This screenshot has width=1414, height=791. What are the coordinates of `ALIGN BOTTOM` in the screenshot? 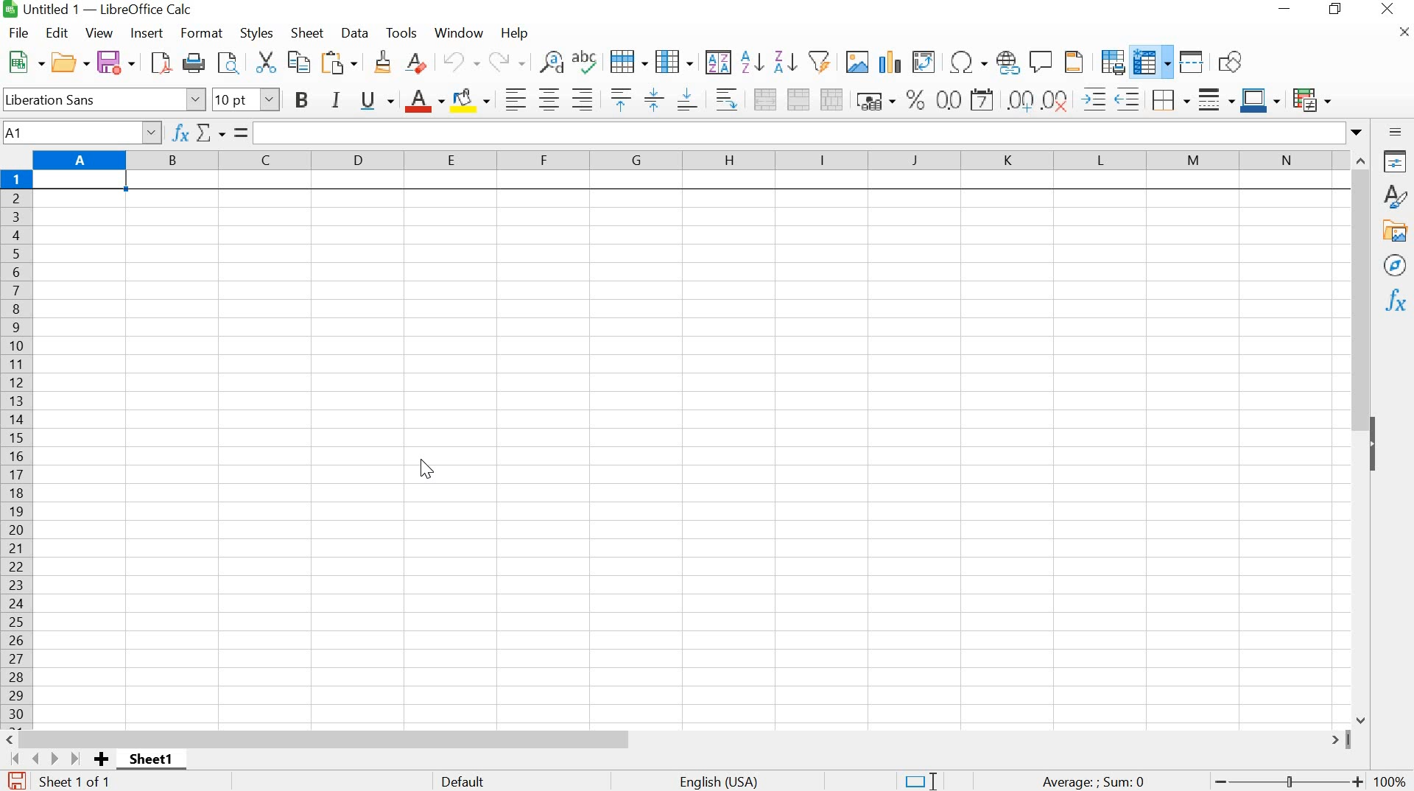 It's located at (688, 98).